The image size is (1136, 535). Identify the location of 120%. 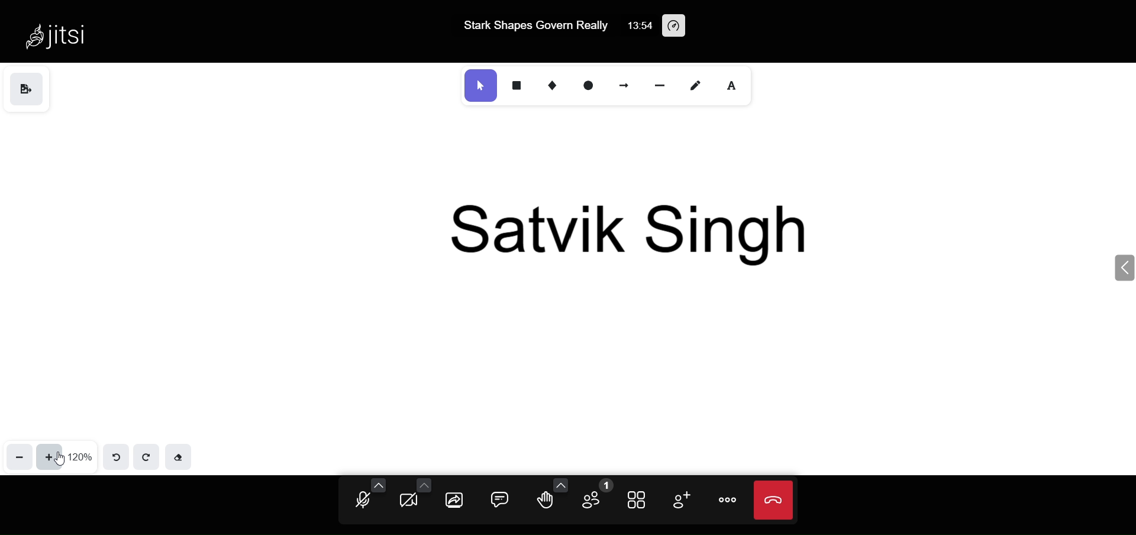
(82, 456).